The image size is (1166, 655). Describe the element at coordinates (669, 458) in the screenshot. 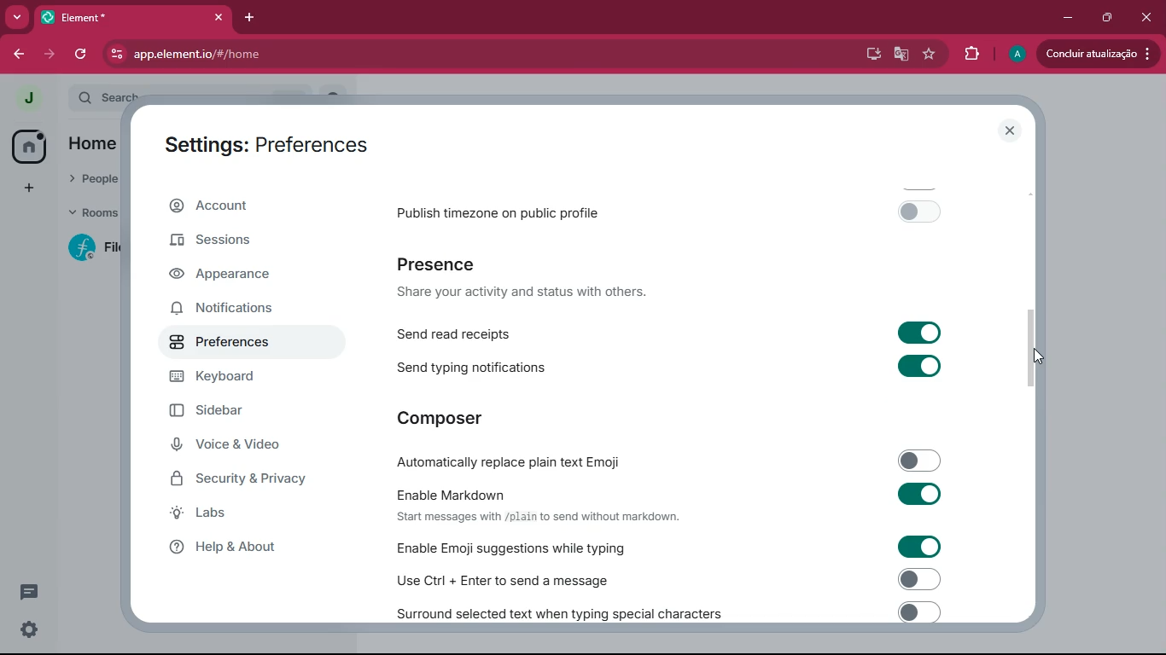

I see `automatically replace` at that location.